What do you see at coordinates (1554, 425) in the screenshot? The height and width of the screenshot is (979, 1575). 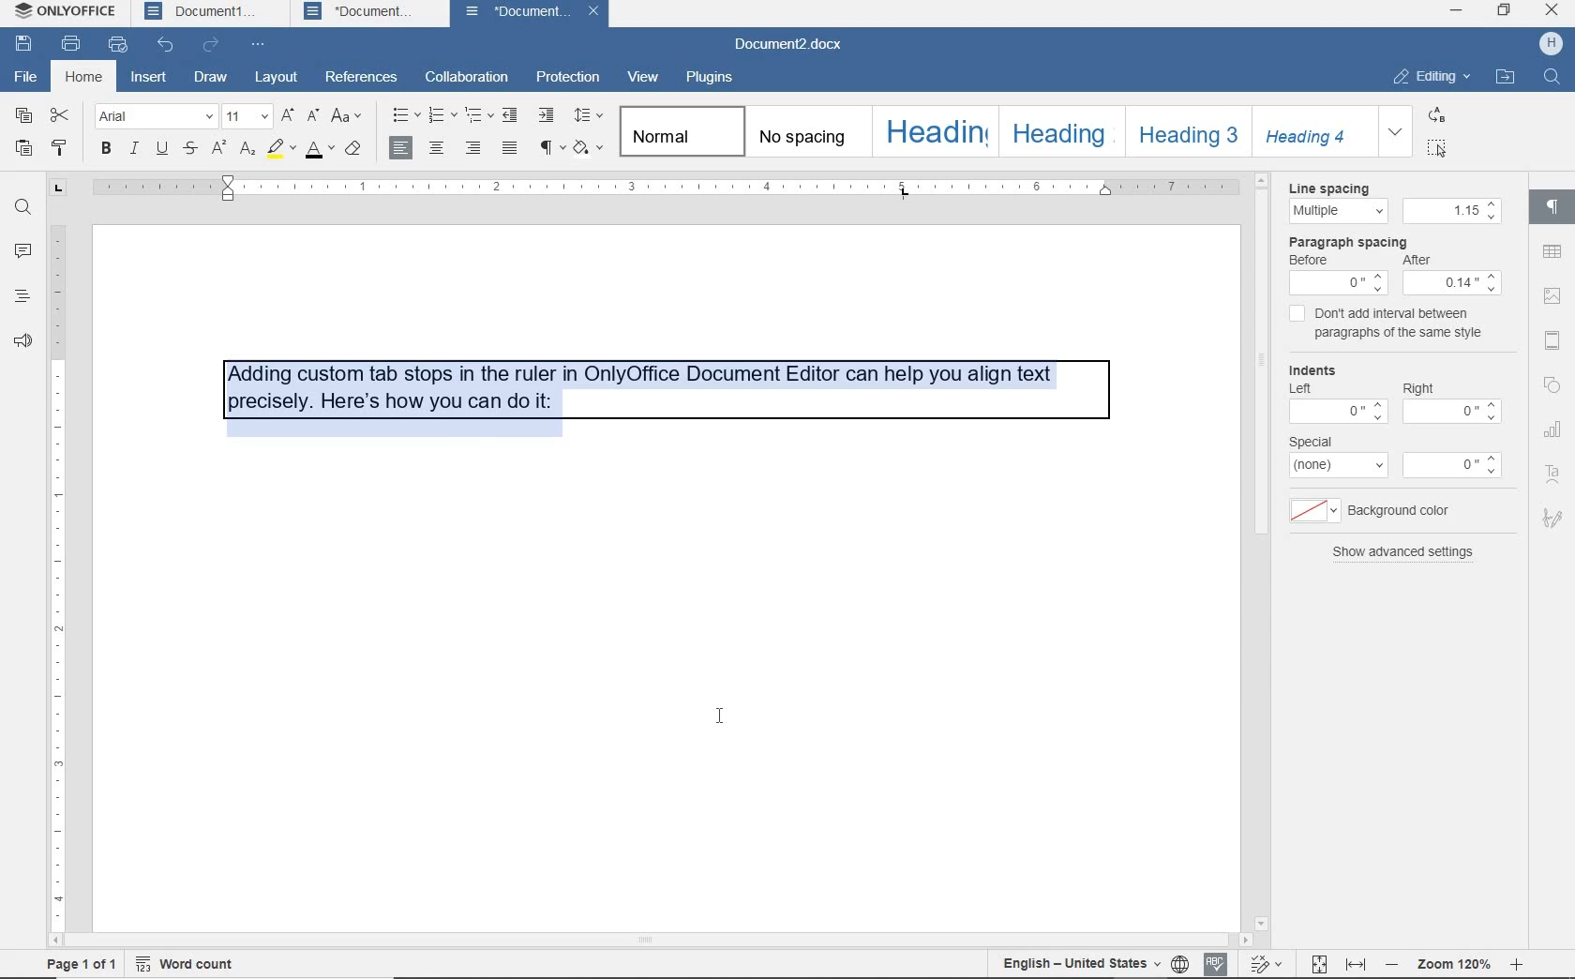 I see `chart` at bounding box center [1554, 425].